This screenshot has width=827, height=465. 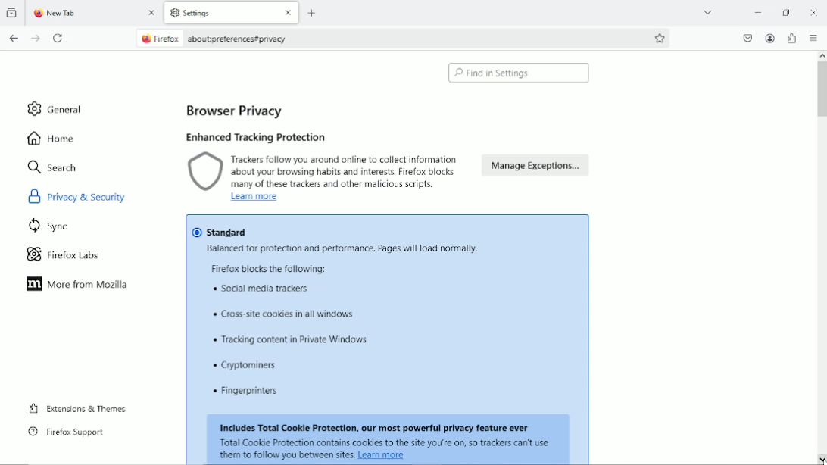 I want to click on firefox labs, so click(x=64, y=253).